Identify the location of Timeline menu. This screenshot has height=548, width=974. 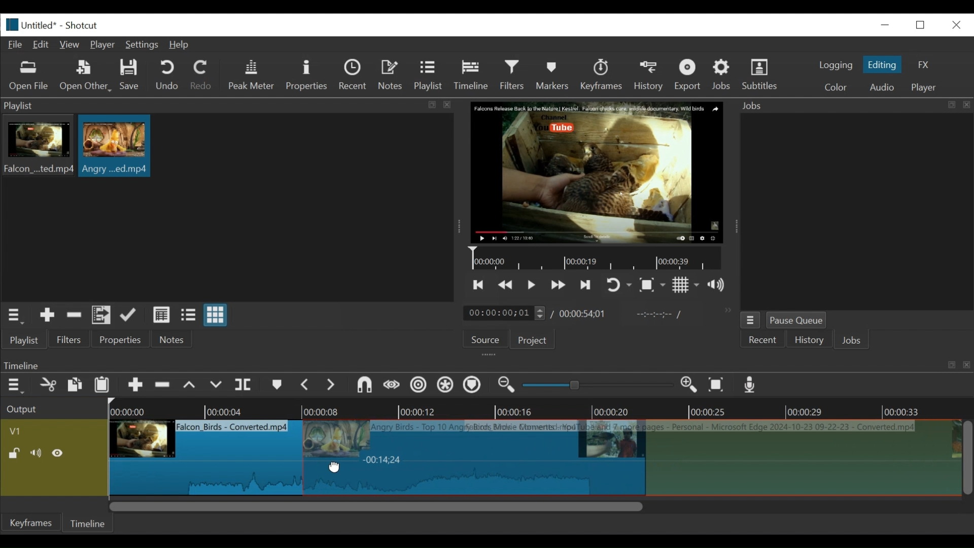
(17, 386).